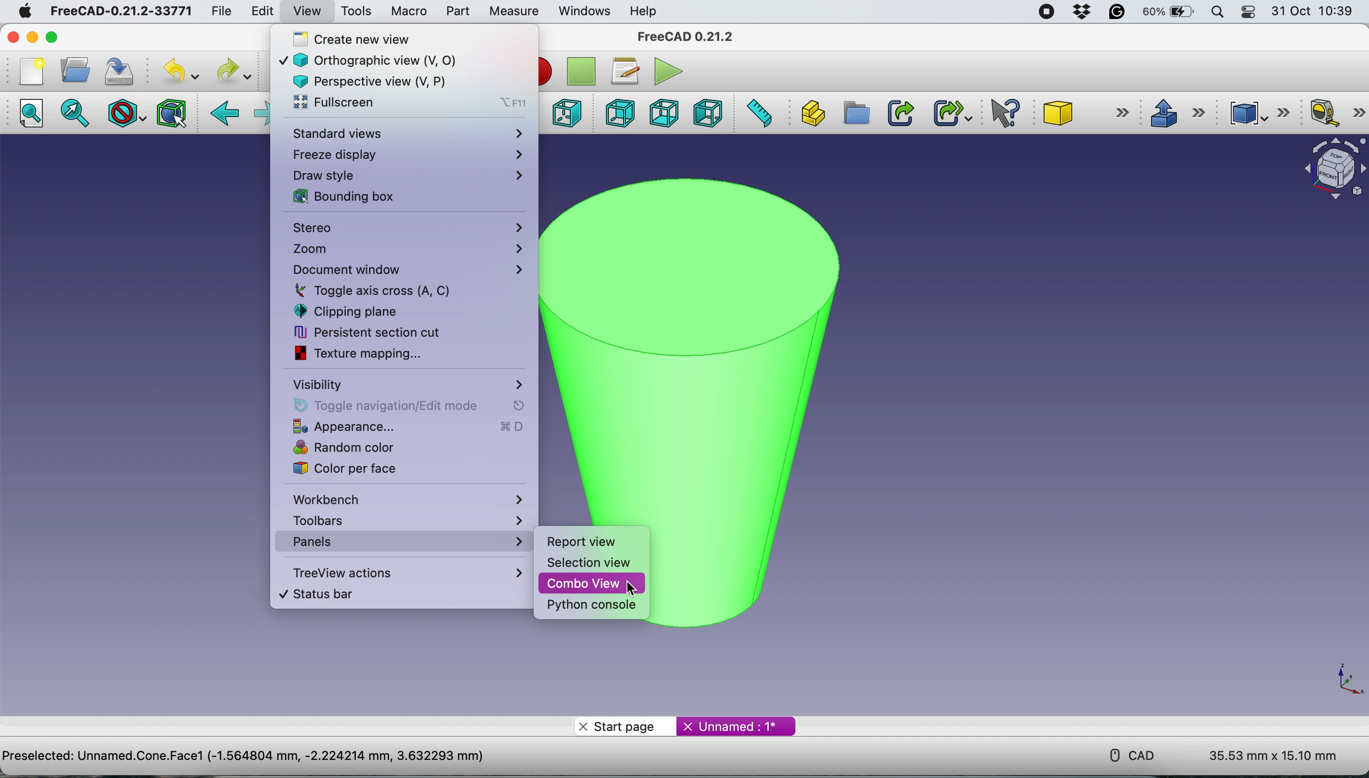 The image size is (1369, 778). I want to click on windows, so click(582, 11).